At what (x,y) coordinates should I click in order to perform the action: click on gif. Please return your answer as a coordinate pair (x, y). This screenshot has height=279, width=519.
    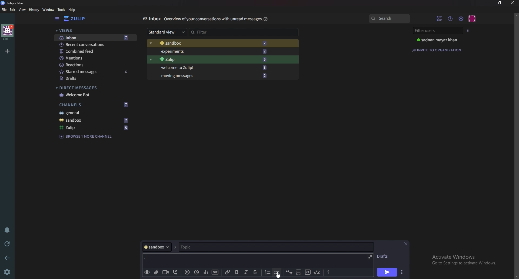
    Looking at the image, I should click on (215, 272).